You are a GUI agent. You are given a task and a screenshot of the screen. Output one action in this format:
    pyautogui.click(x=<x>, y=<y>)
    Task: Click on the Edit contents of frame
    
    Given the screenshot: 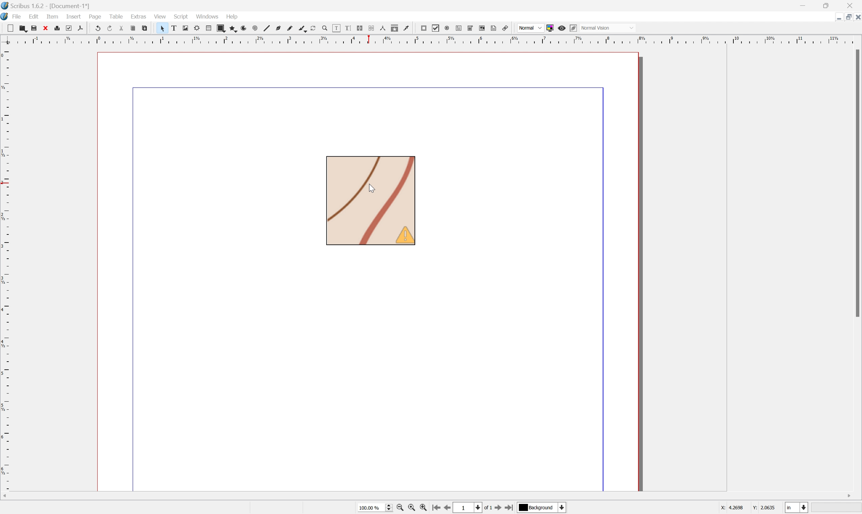 What is the action you would take?
    pyautogui.click(x=337, y=28)
    